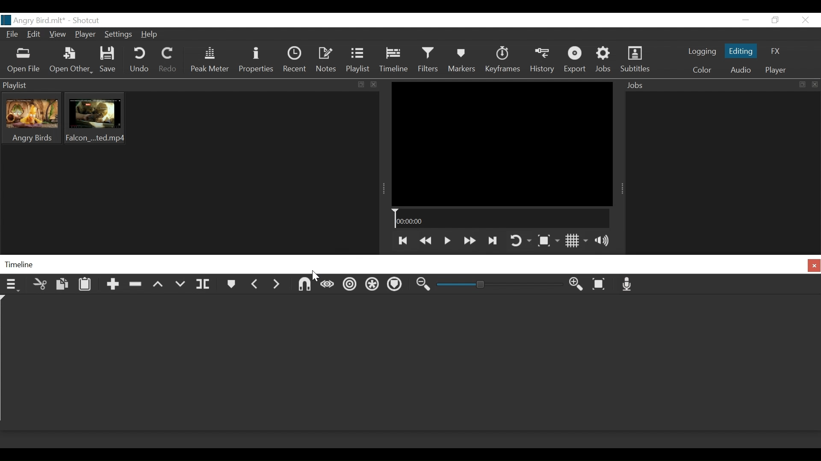 The width and height of the screenshot is (821, 461). I want to click on Player, so click(86, 35).